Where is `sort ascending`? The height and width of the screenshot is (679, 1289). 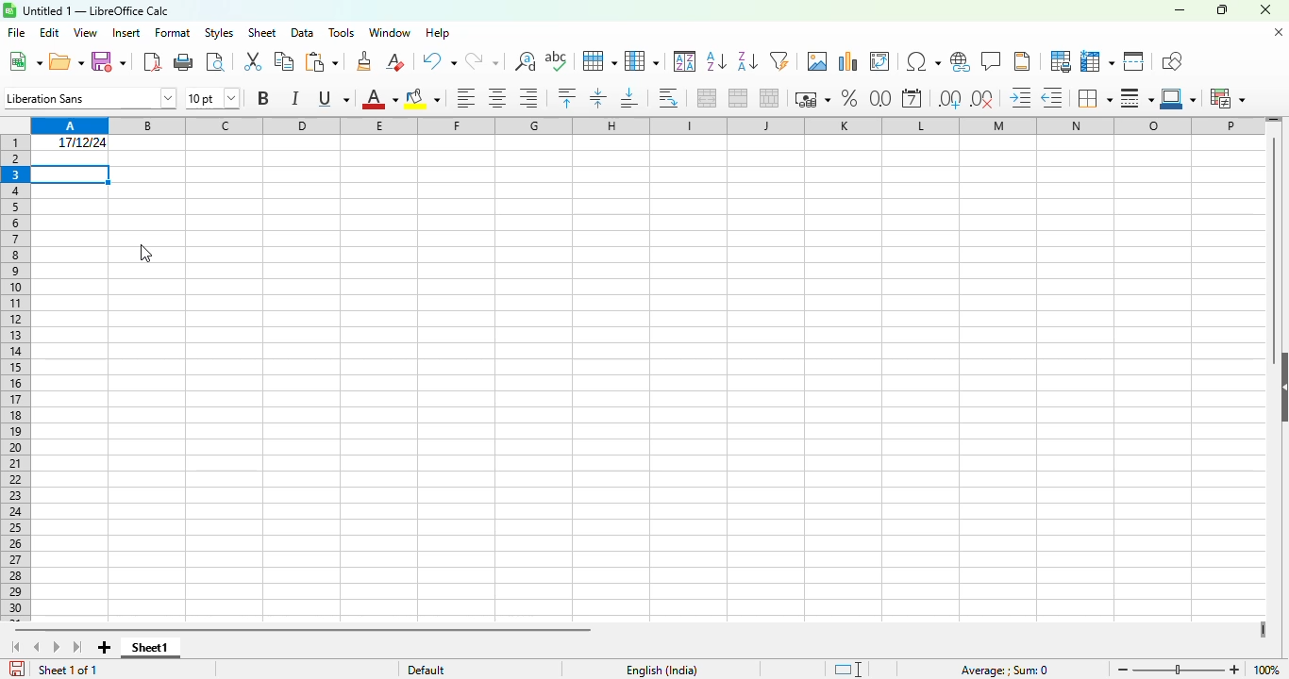
sort ascending is located at coordinates (716, 62).